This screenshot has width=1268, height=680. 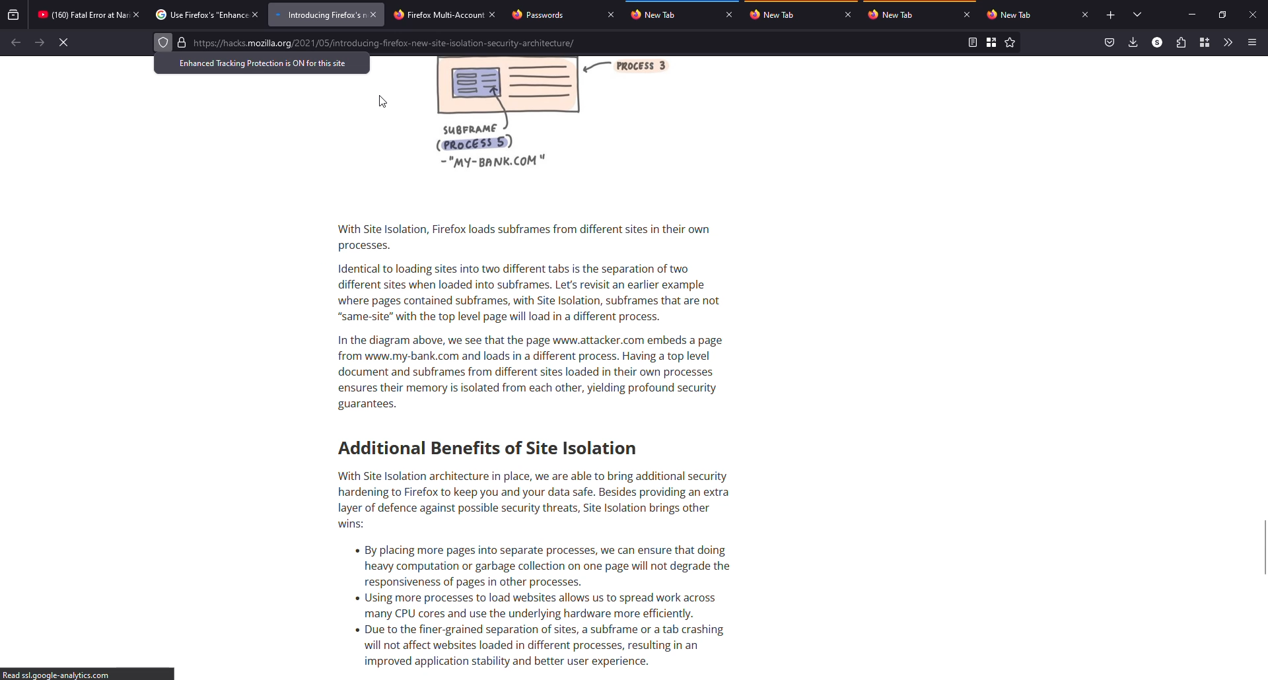 What do you see at coordinates (383, 100) in the screenshot?
I see `cursor` at bounding box center [383, 100].